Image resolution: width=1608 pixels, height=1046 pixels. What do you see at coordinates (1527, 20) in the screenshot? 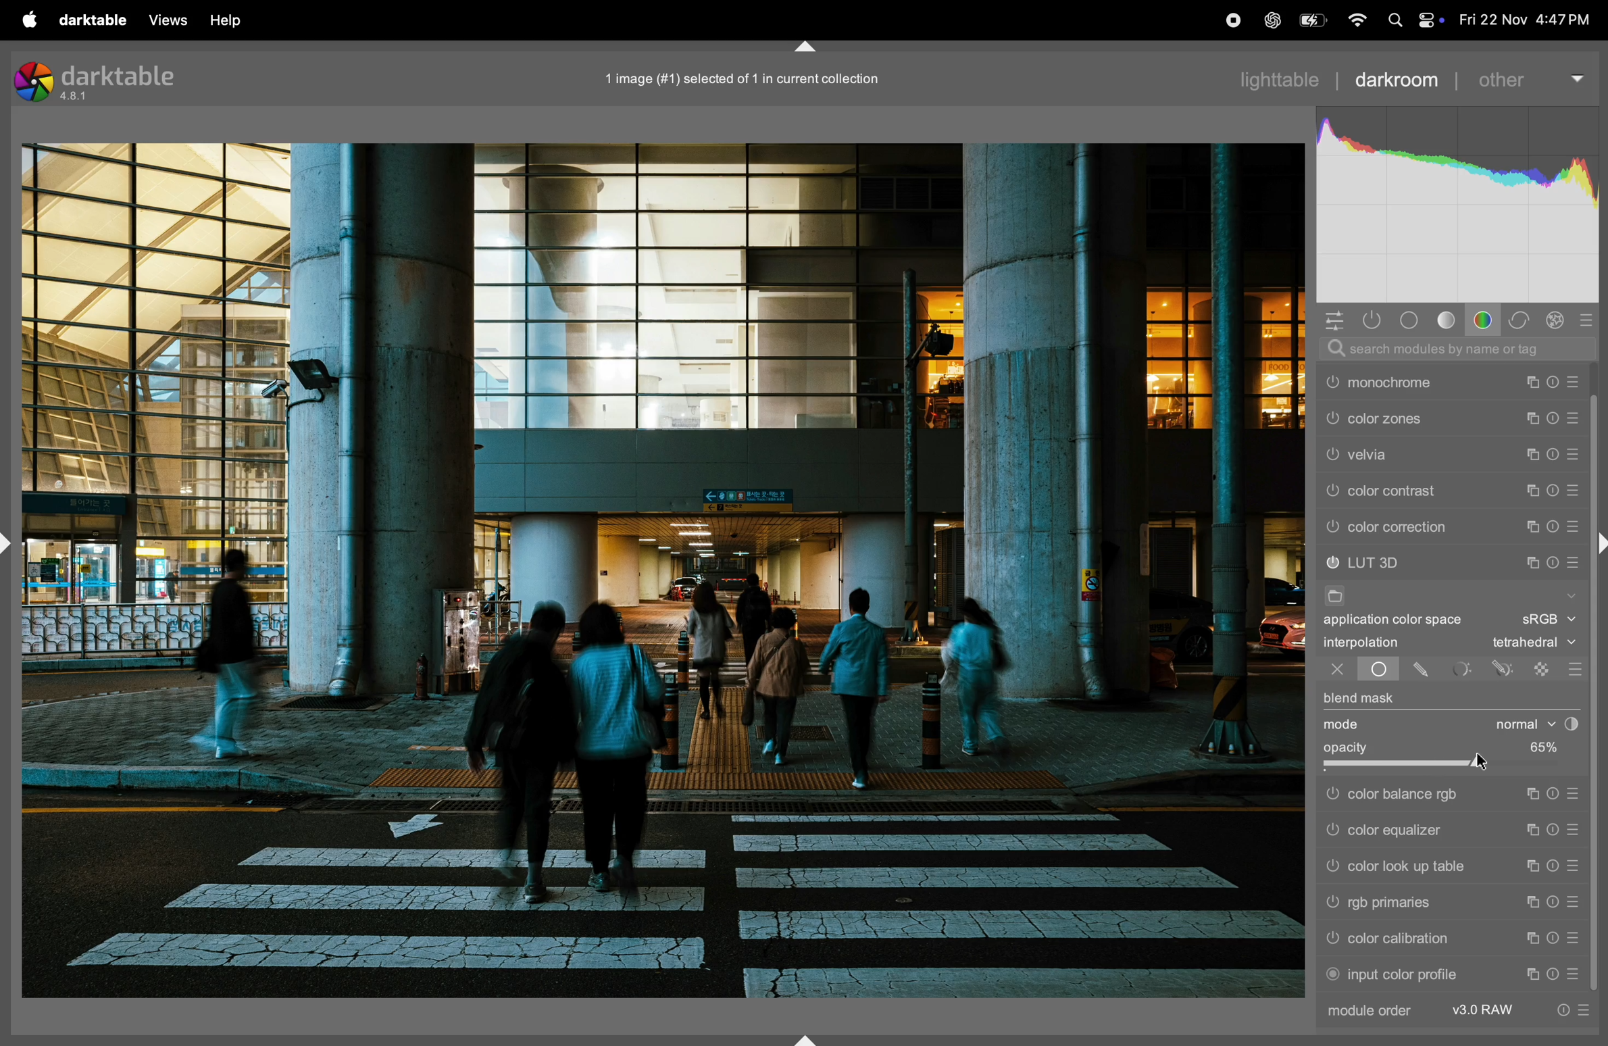
I see `date and time` at bounding box center [1527, 20].